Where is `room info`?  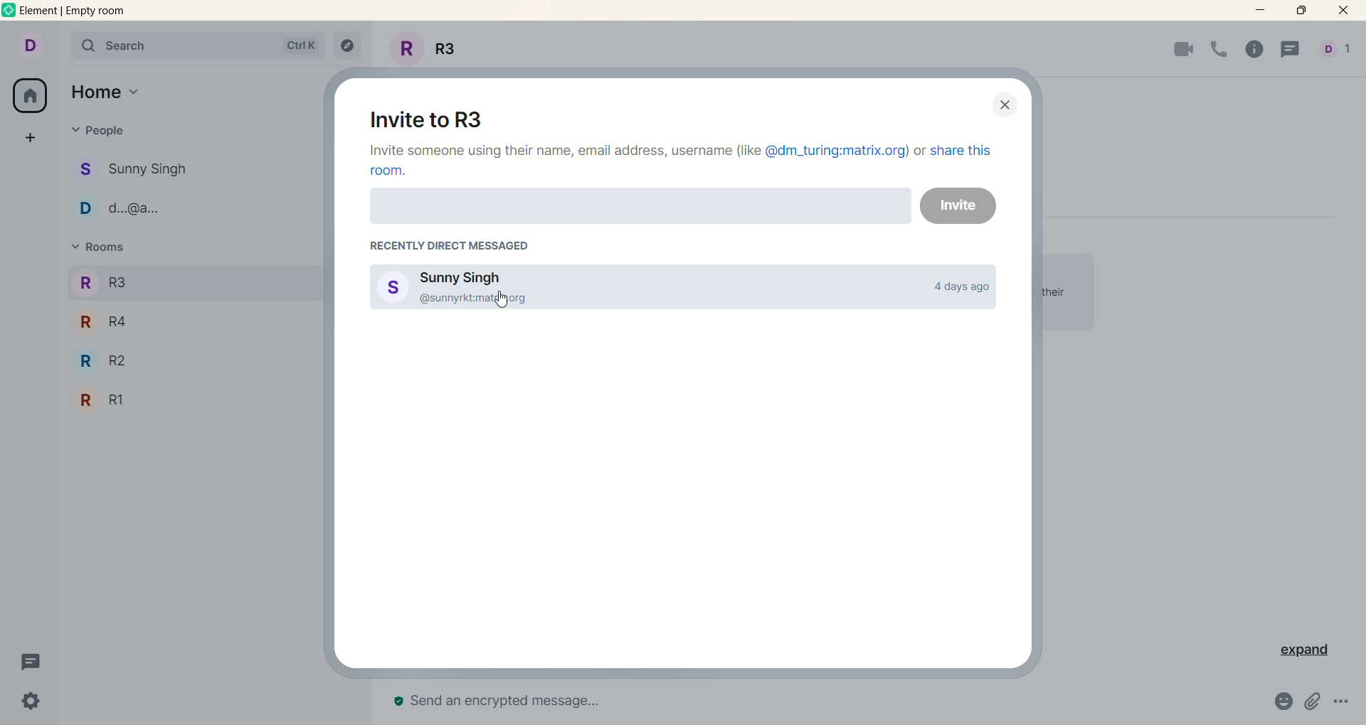 room info is located at coordinates (1254, 50).